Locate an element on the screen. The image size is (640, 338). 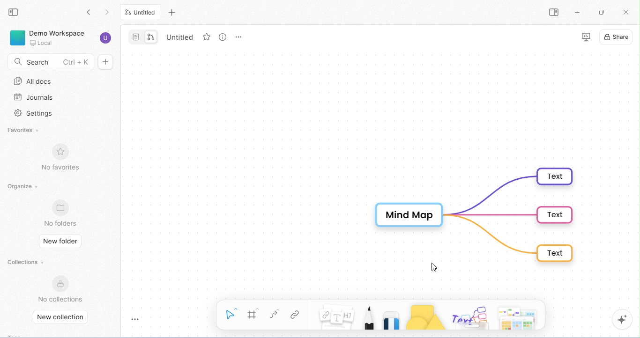
go forward is located at coordinates (108, 11).